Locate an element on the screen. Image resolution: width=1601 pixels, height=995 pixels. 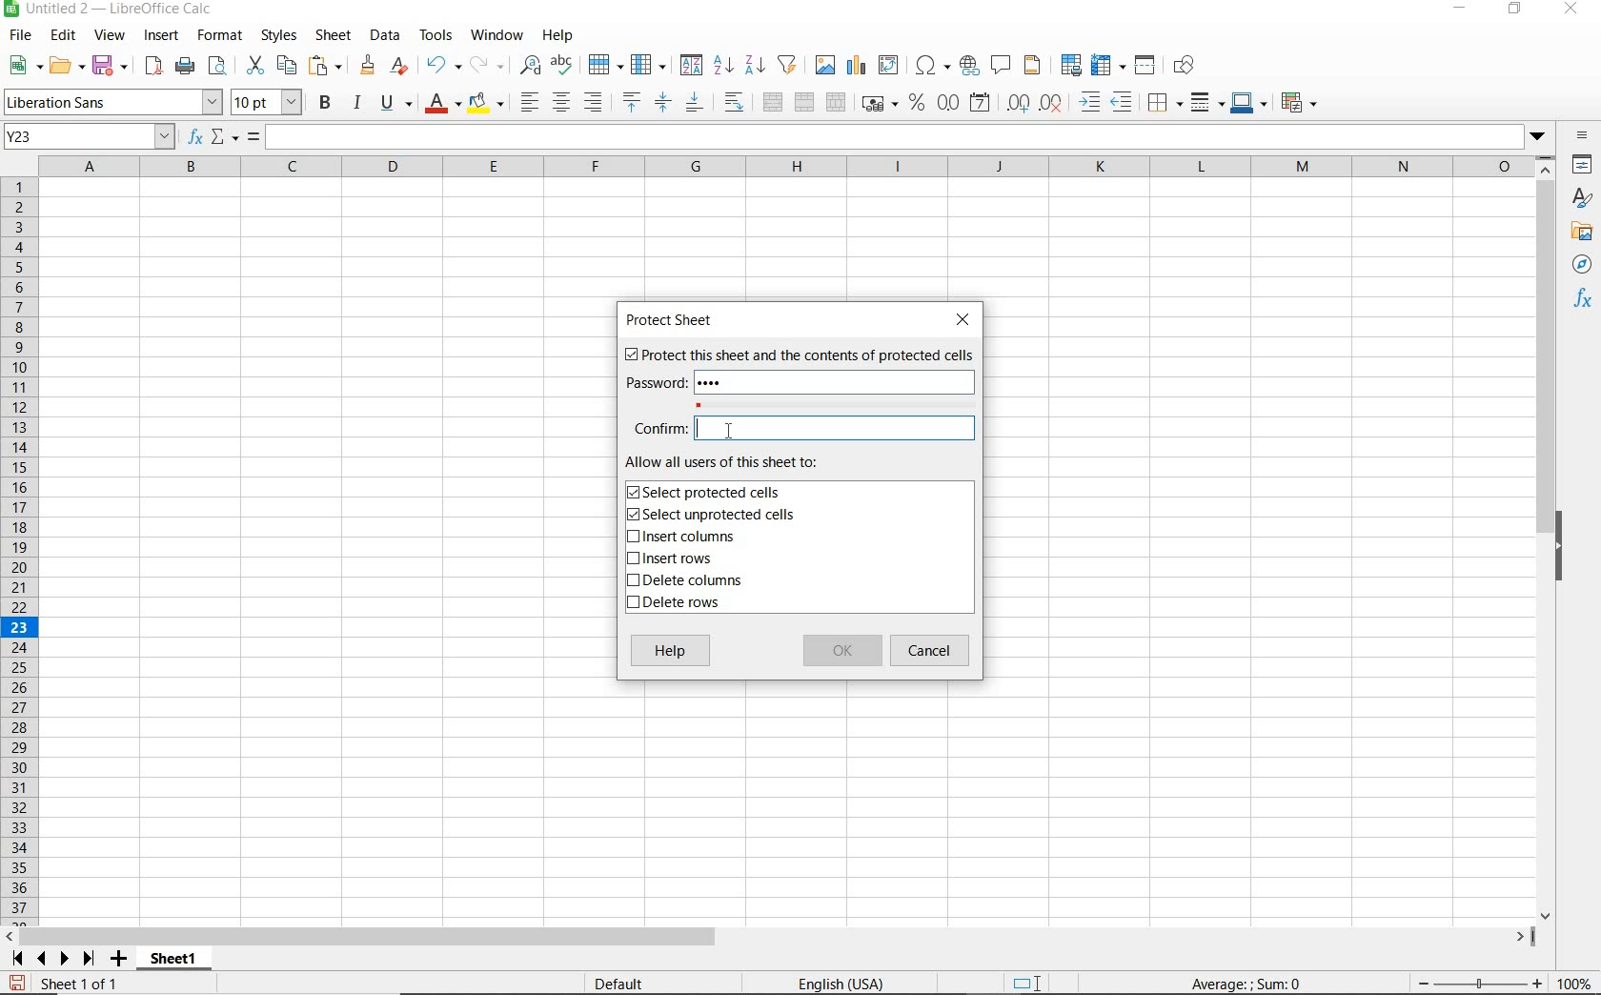
CONFIRM is located at coordinates (656, 432).